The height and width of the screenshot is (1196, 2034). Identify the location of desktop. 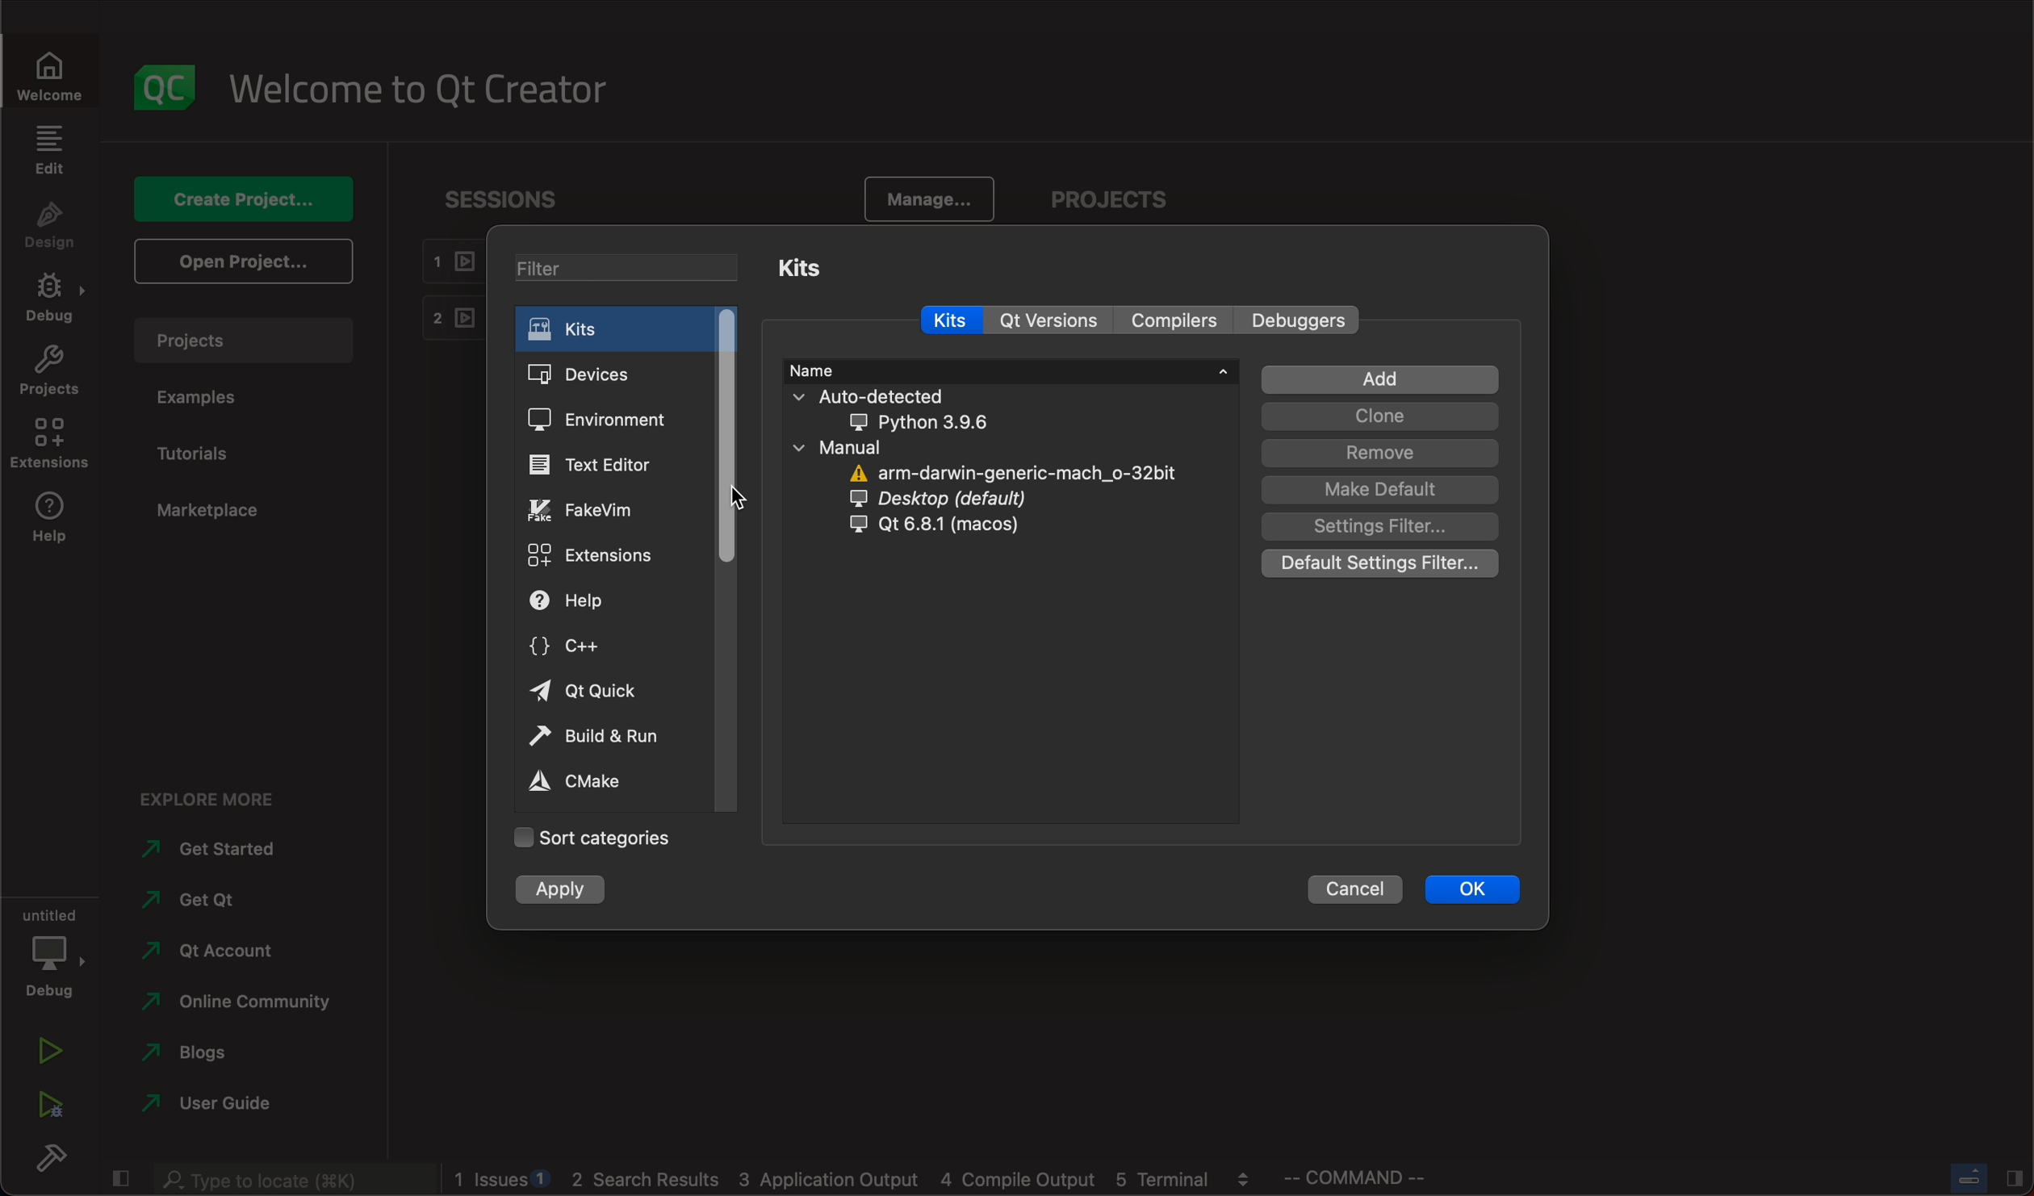
(964, 496).